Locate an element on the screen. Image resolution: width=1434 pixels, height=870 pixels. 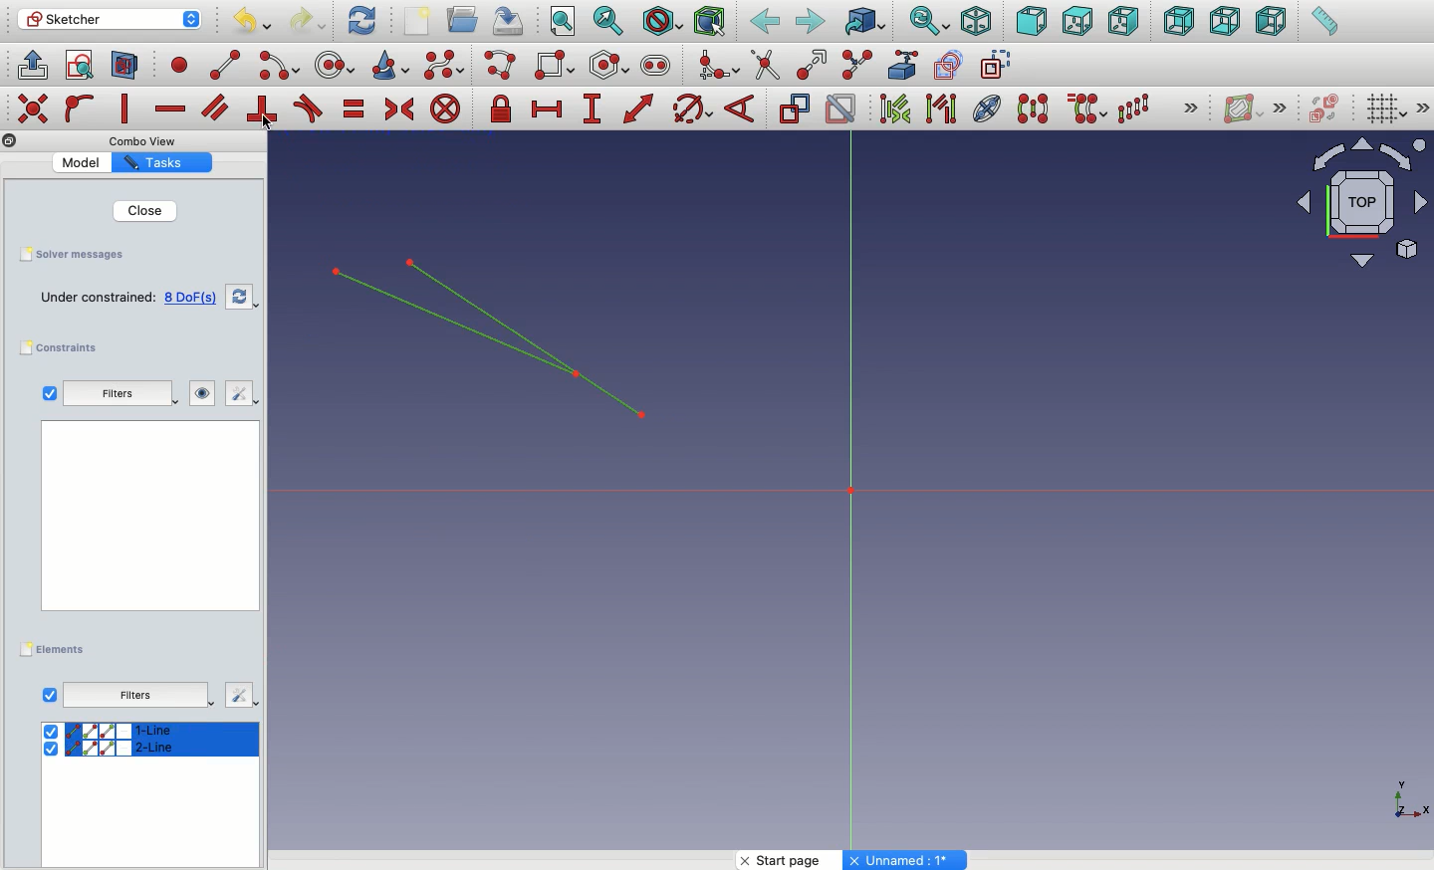
View is located at coordinates (49, 694).